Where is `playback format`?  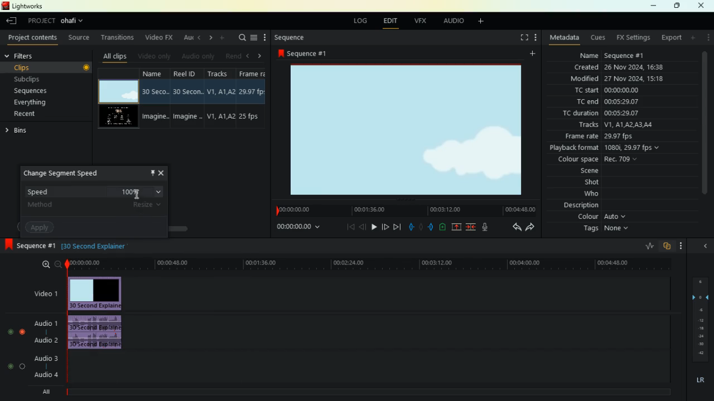 playback format is located at coordinates (611, 149).